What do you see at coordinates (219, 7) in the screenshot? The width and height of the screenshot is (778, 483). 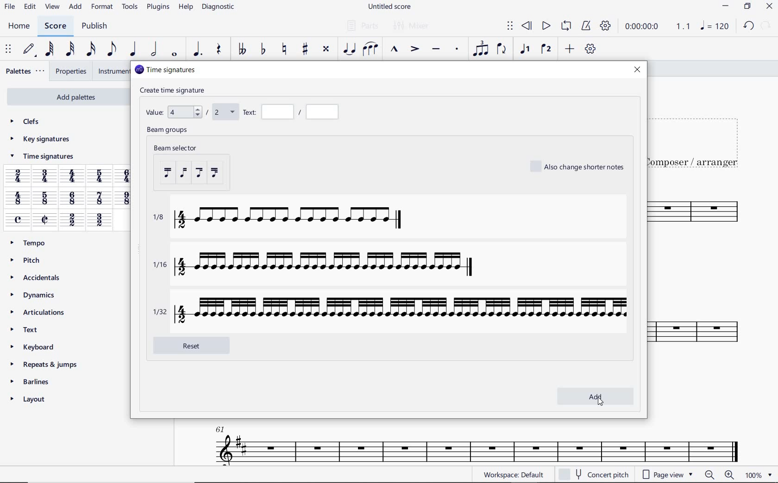 I see `DIAGNOSTIC` at bounding box center [219, 7].